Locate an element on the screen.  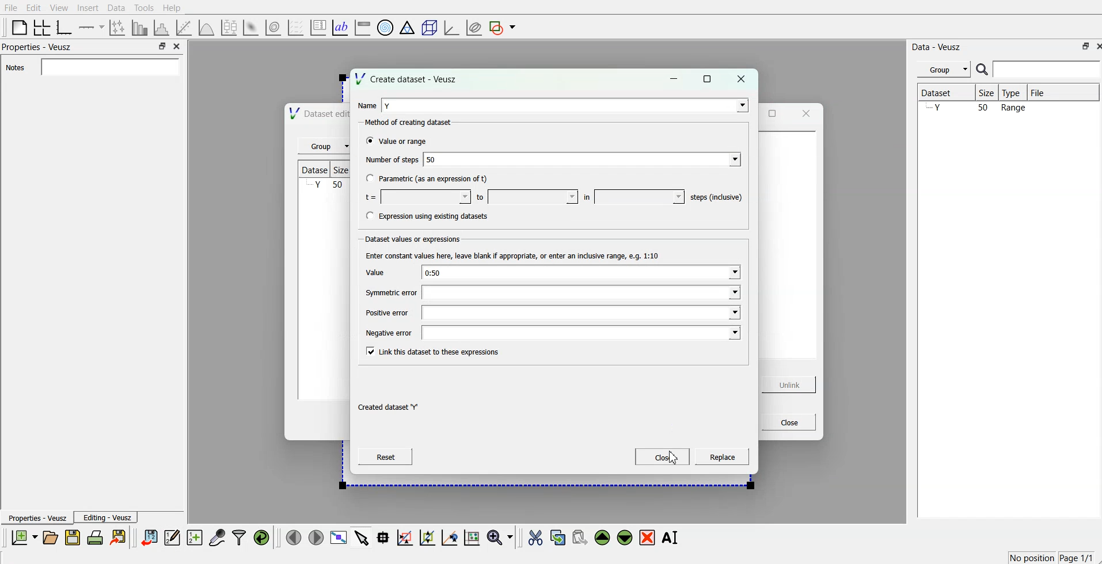
Link this dataset to these expressions is located at coordinates (441, 352).